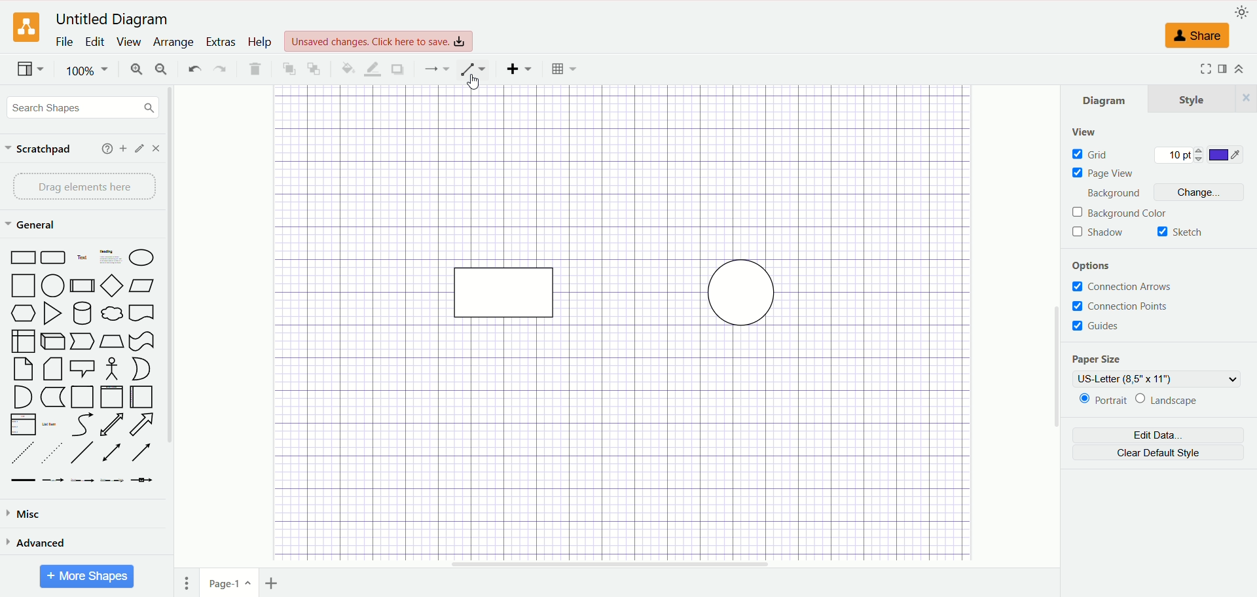  Describe the element at coordinates (1121, 212) in the screenshot. I see `background color` at that location.